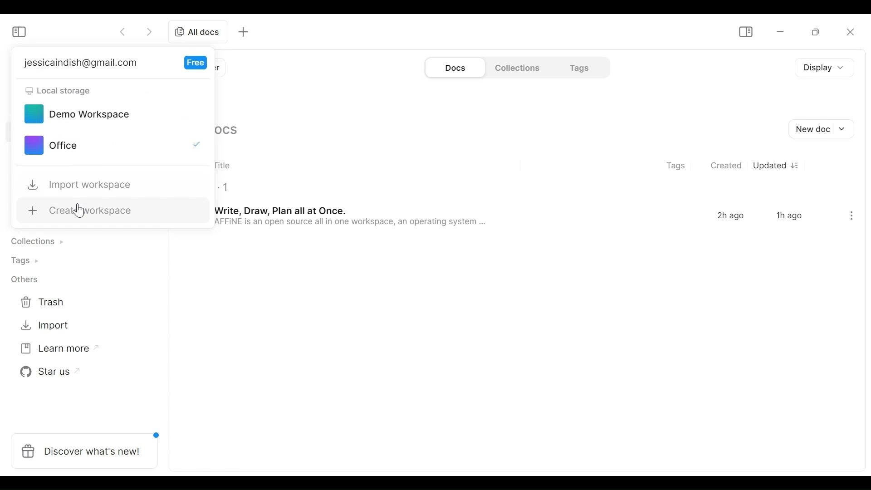 Image resolution: width=871 pixels, height=490 pixels. What do you see at coordinates (78, 209) in the screenshot?
I see `Create workspace` at bounding box center [78, 209].